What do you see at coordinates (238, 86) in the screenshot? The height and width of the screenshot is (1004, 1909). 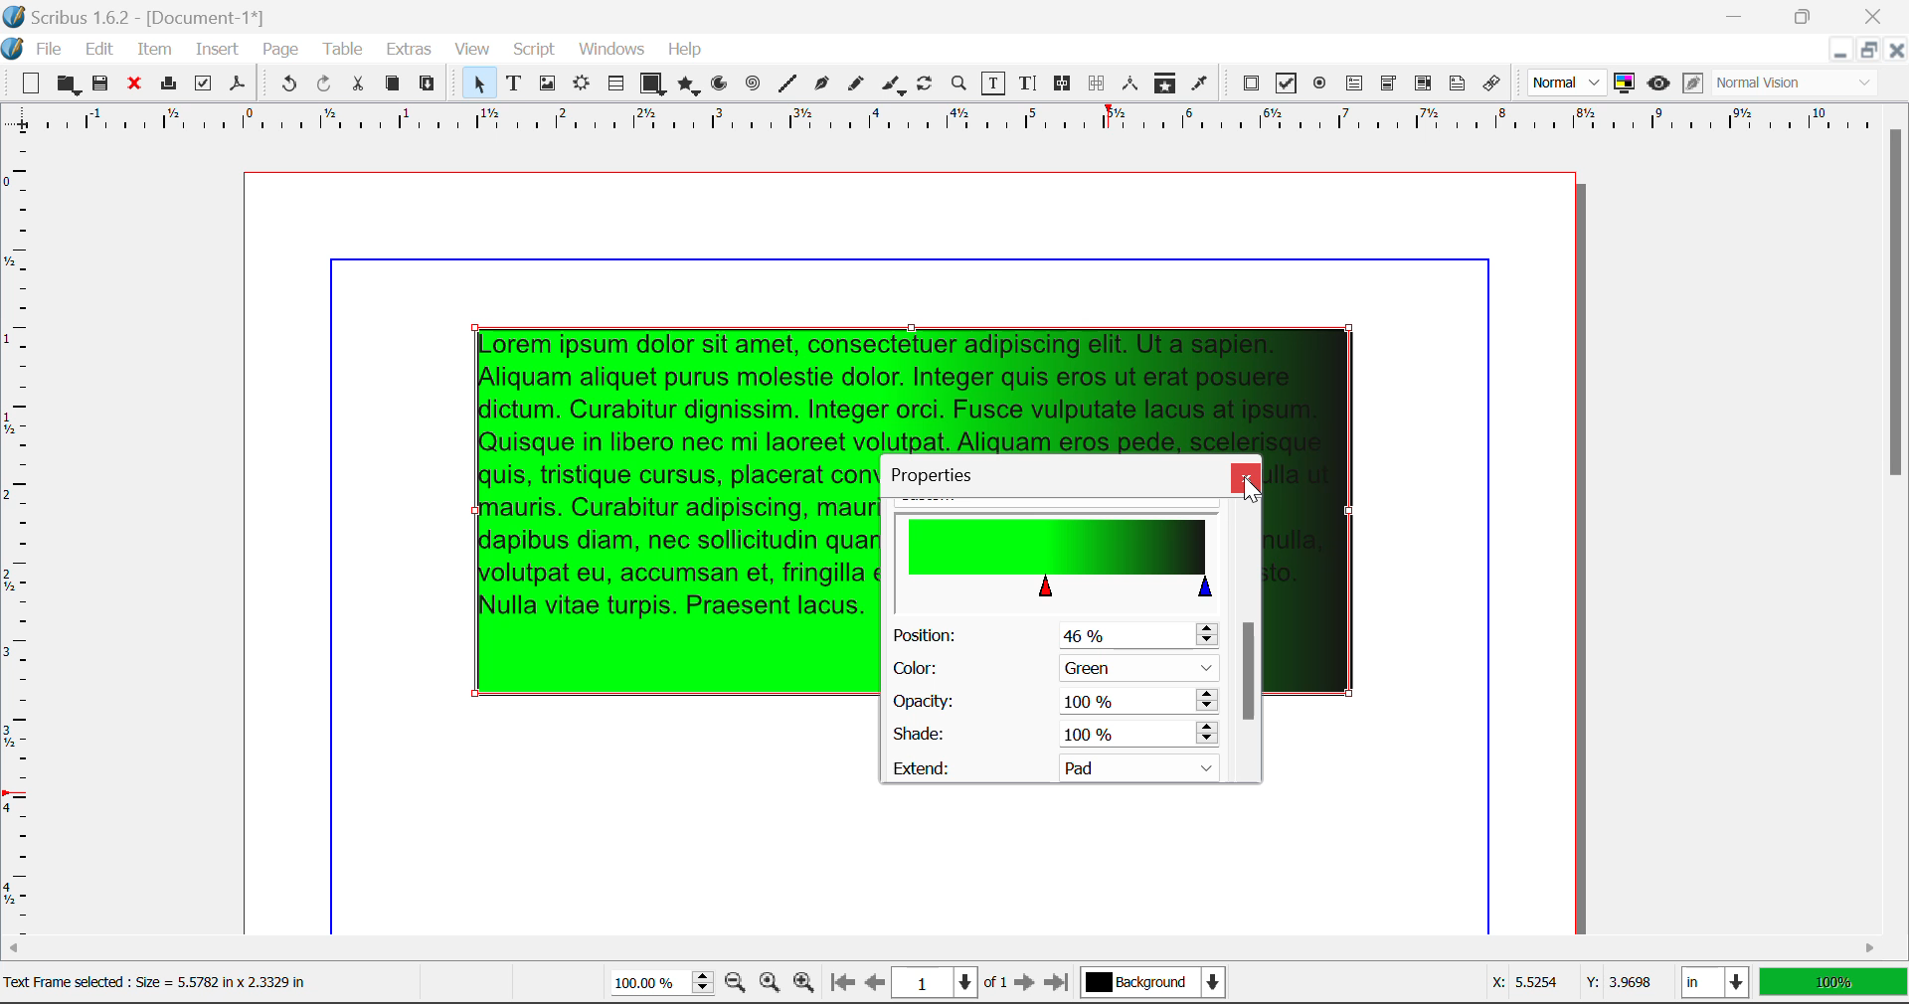 I see `Save as Pdf` at bounding box center [238, 86].